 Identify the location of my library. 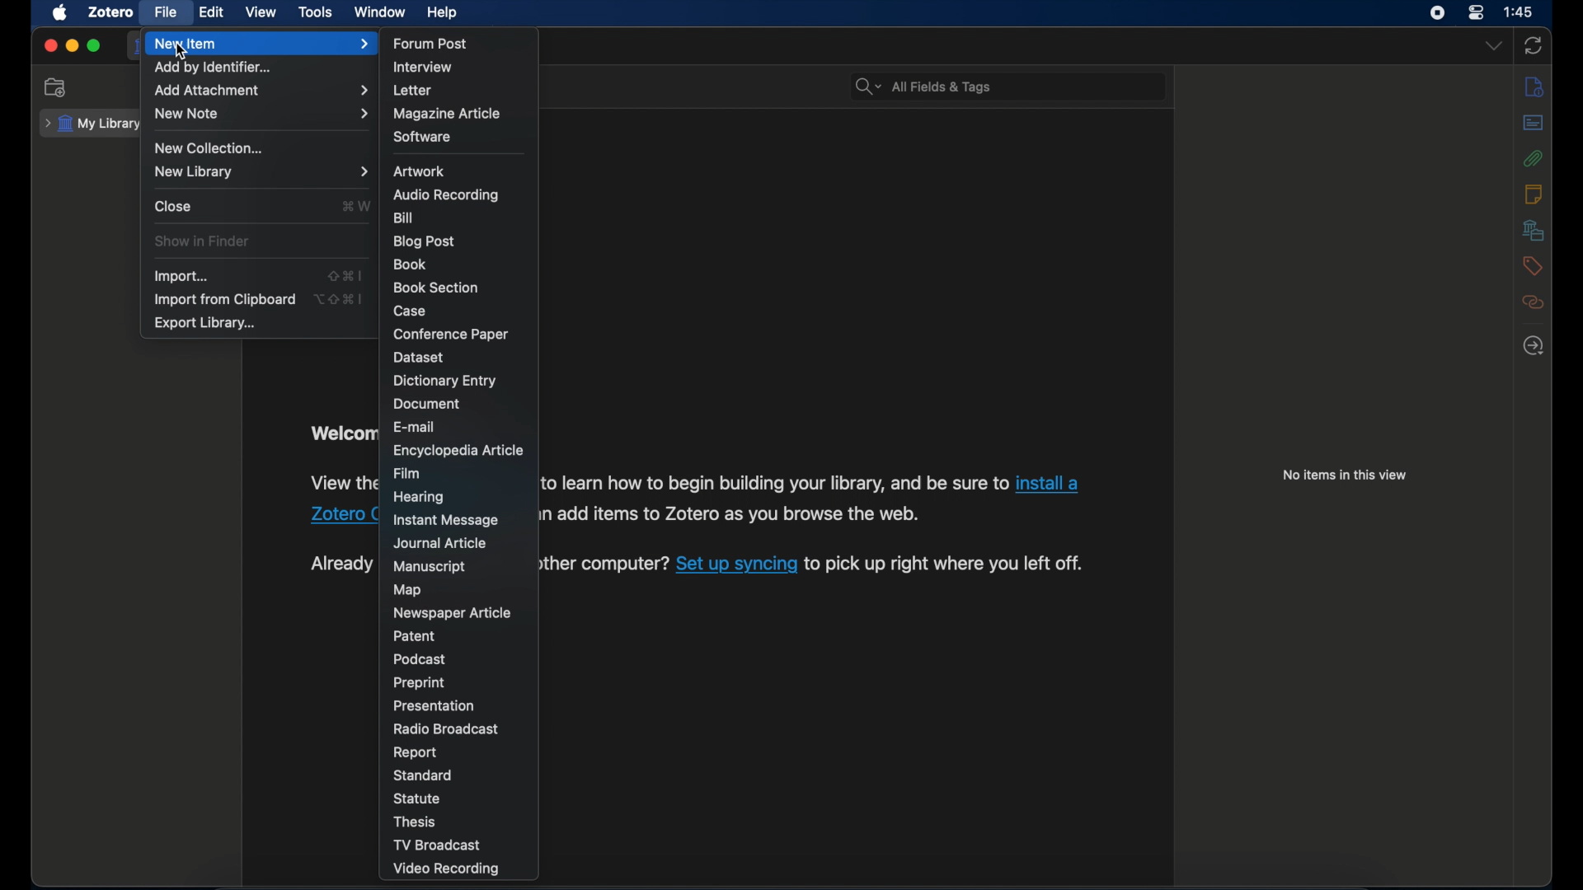
(93, 124).